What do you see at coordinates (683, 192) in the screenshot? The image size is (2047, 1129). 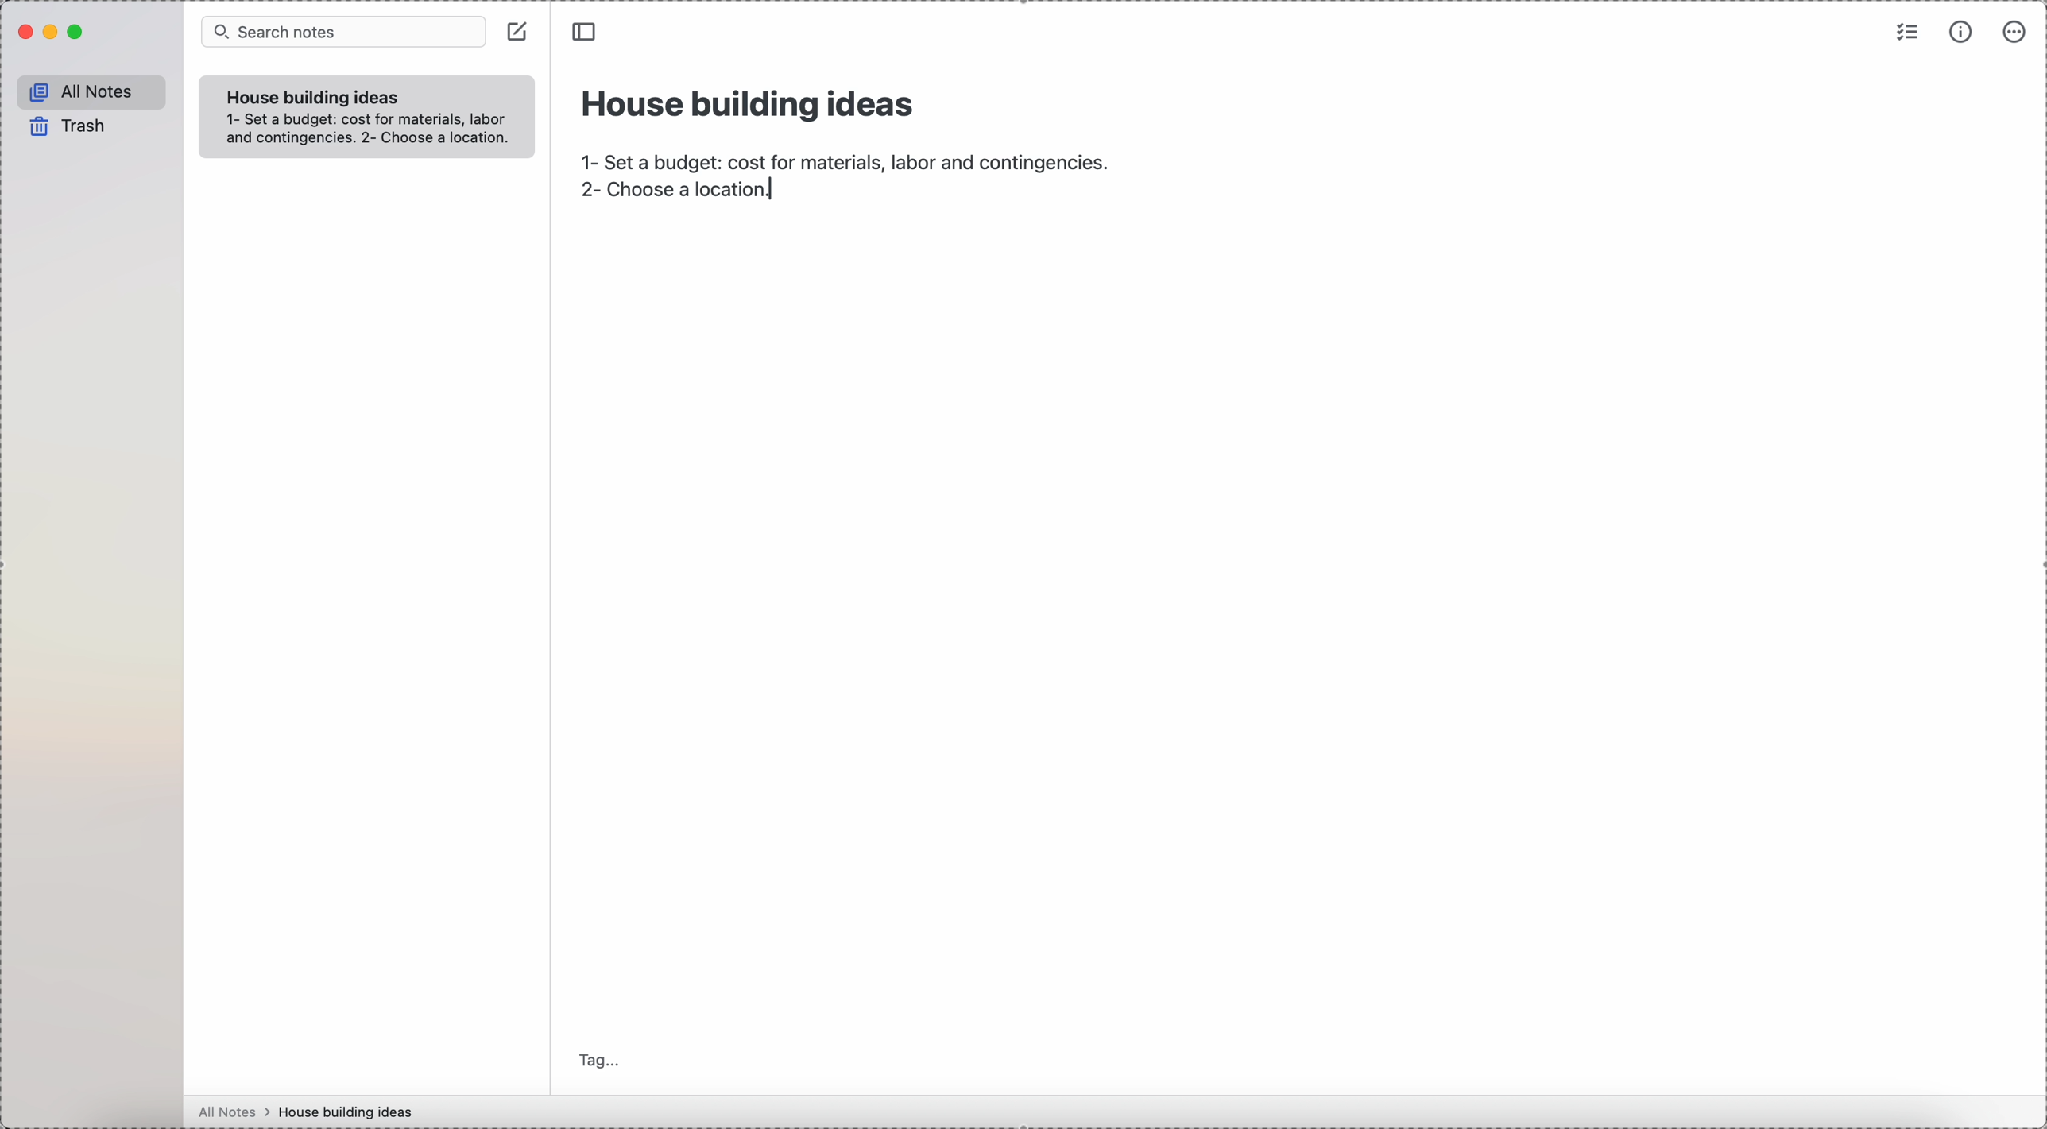 I see `choose a location` at bounding box center [683, 192].